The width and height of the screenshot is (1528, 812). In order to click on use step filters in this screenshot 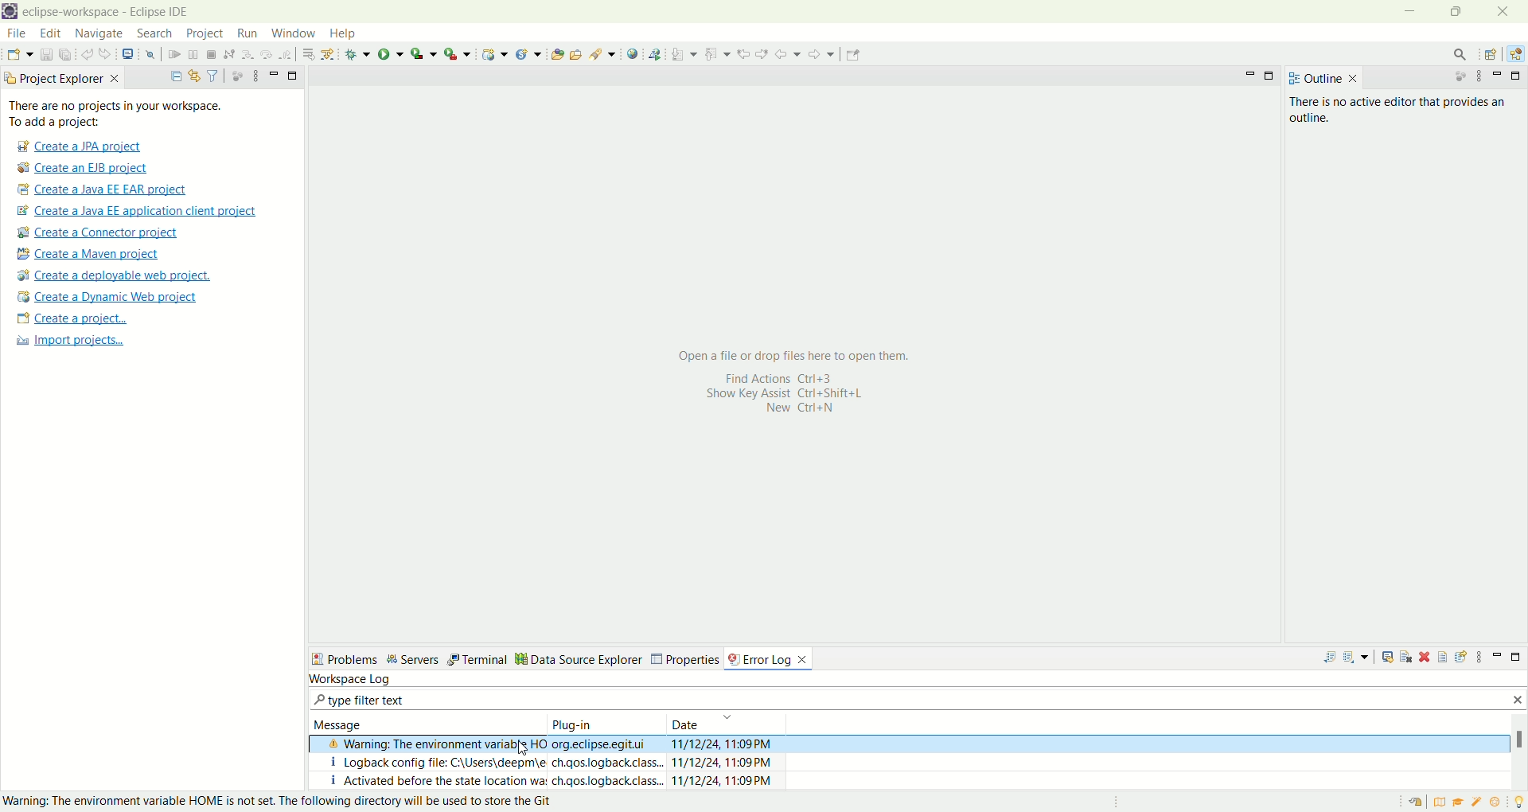, I will do `click(326, 55)`.